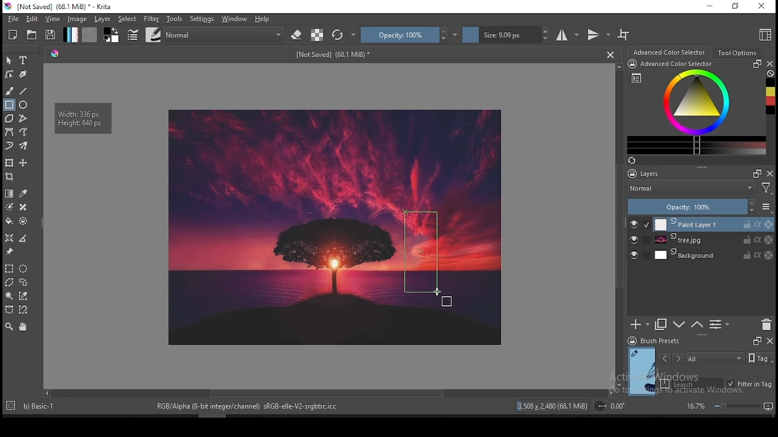 This screenshot has width=778, height=437. Describe the element at coordinates (696, 325) in the screenshot. I see `move layer one step up` at that location.